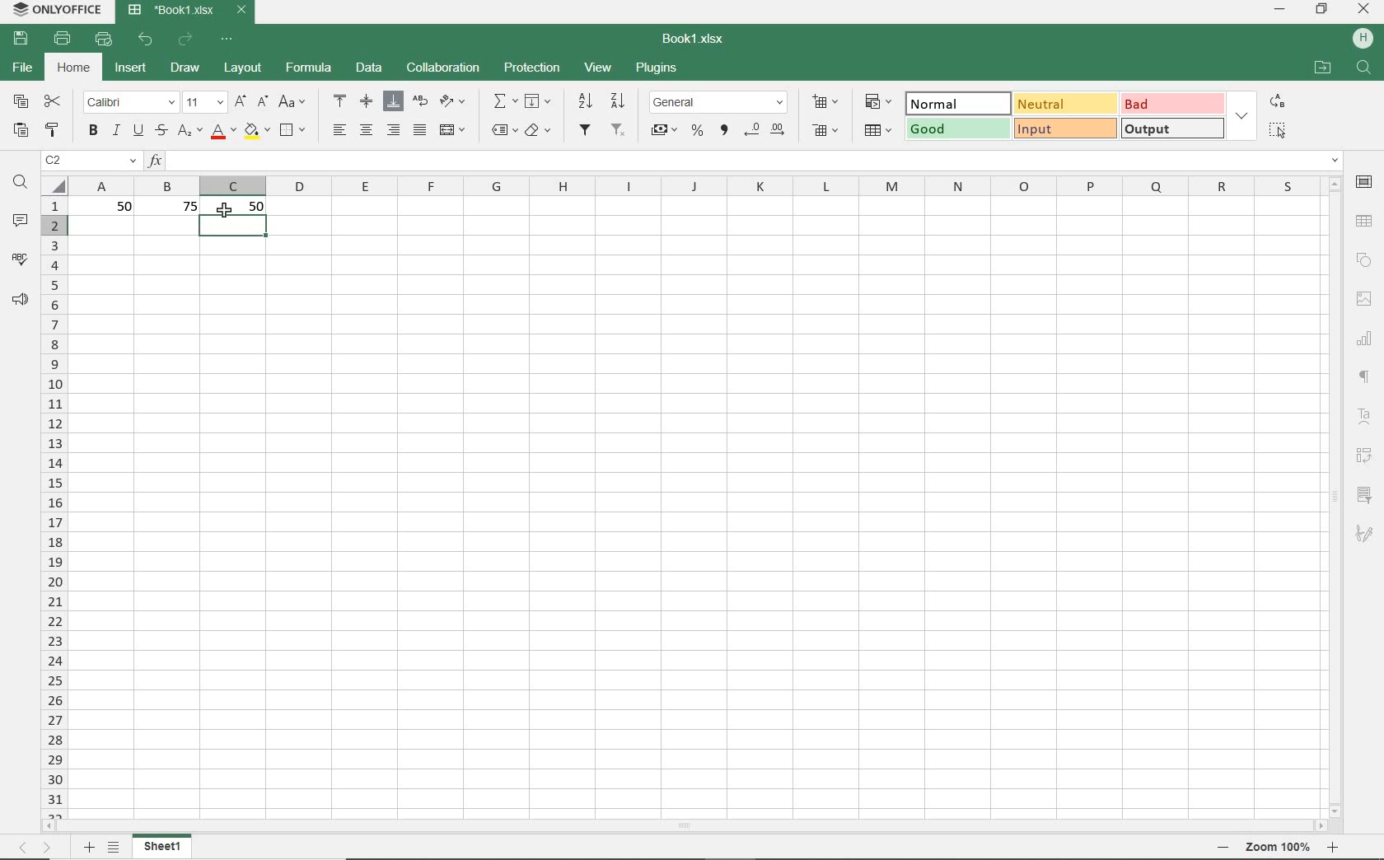 Image resolution: width=1384 pixels, height=860 pixels. Describe the element at coordinates (597, 67) in the screenshot. I see `view` at that location.